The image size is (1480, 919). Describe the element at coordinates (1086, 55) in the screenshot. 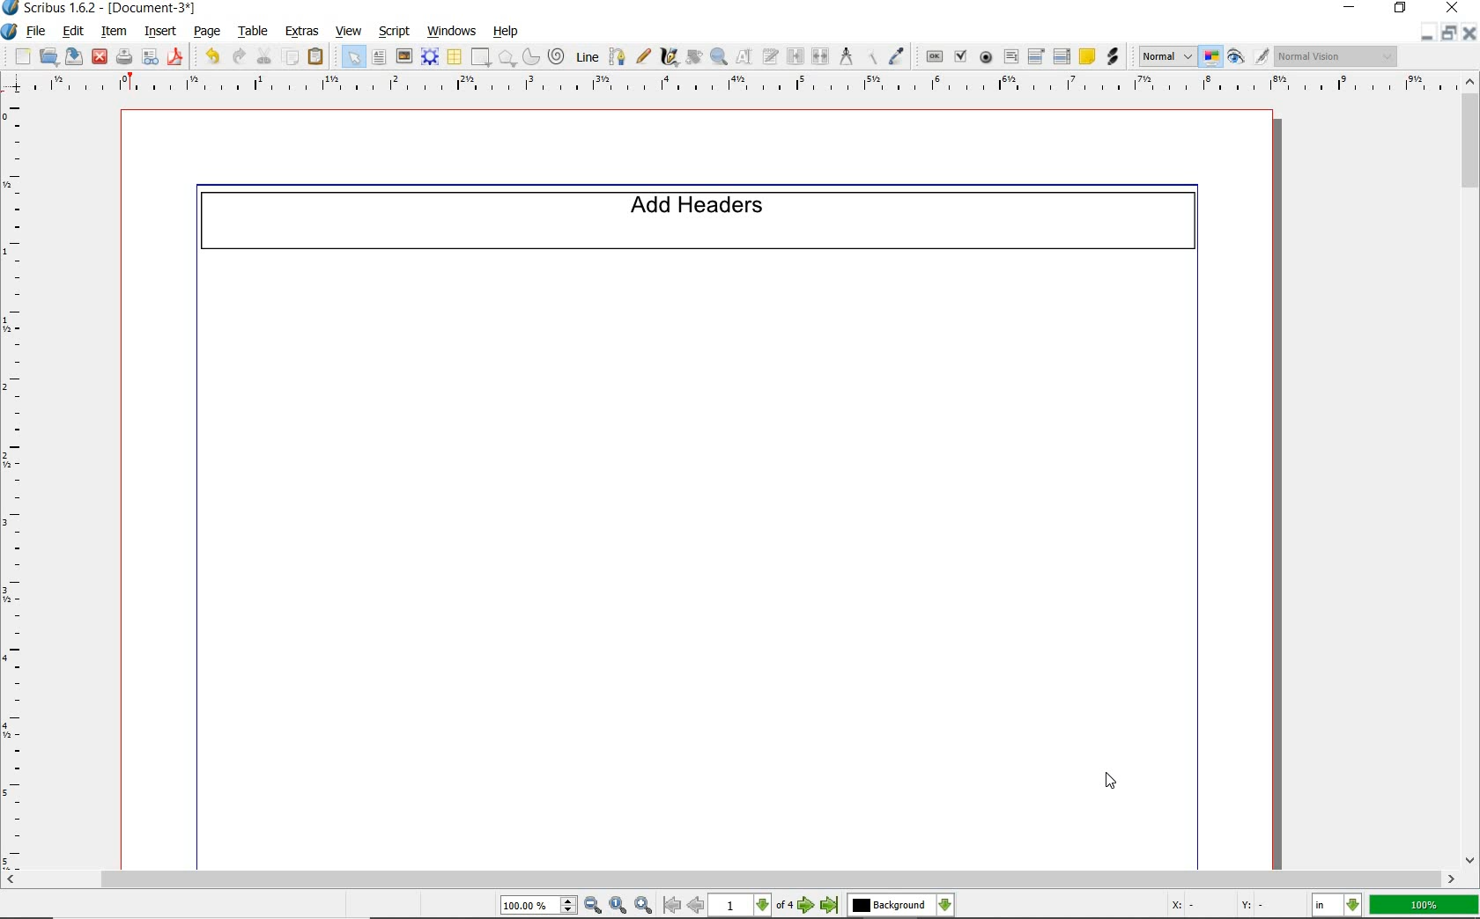

I see `text annotation` at that location.